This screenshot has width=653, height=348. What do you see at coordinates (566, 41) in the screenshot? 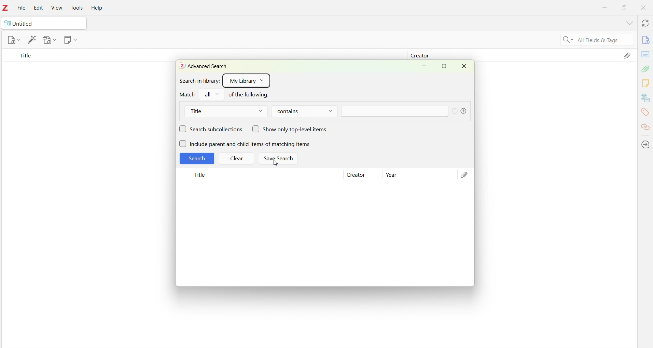
I see `Search` at bounding box center [566, 41].